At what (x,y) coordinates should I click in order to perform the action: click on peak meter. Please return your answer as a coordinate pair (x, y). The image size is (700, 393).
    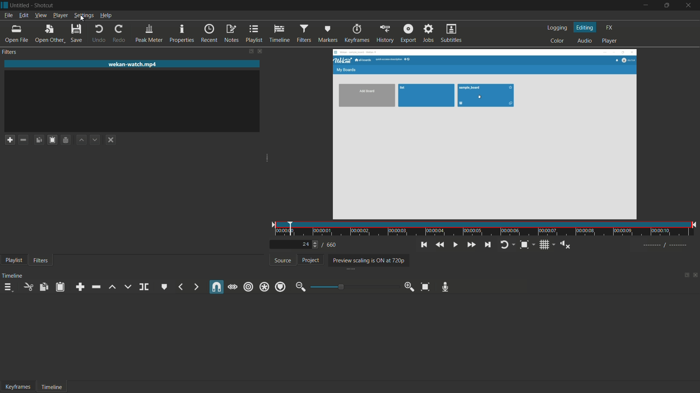
    Looking at the image, I should click on (148, 33).